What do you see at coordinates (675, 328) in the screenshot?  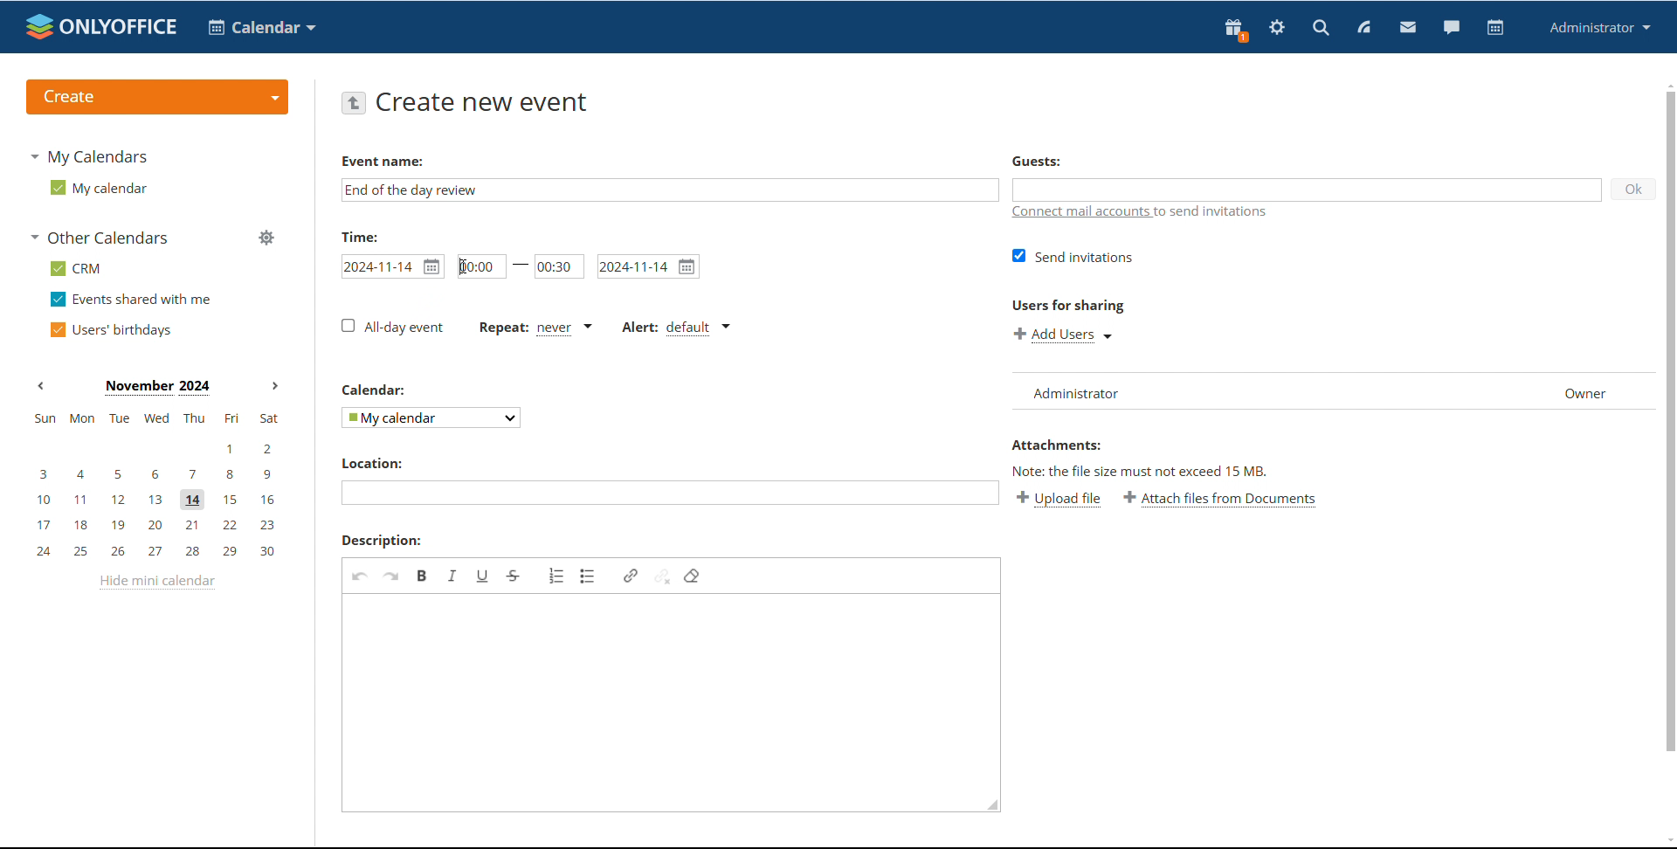 I see `alert type` at bounding box center [675, 328].